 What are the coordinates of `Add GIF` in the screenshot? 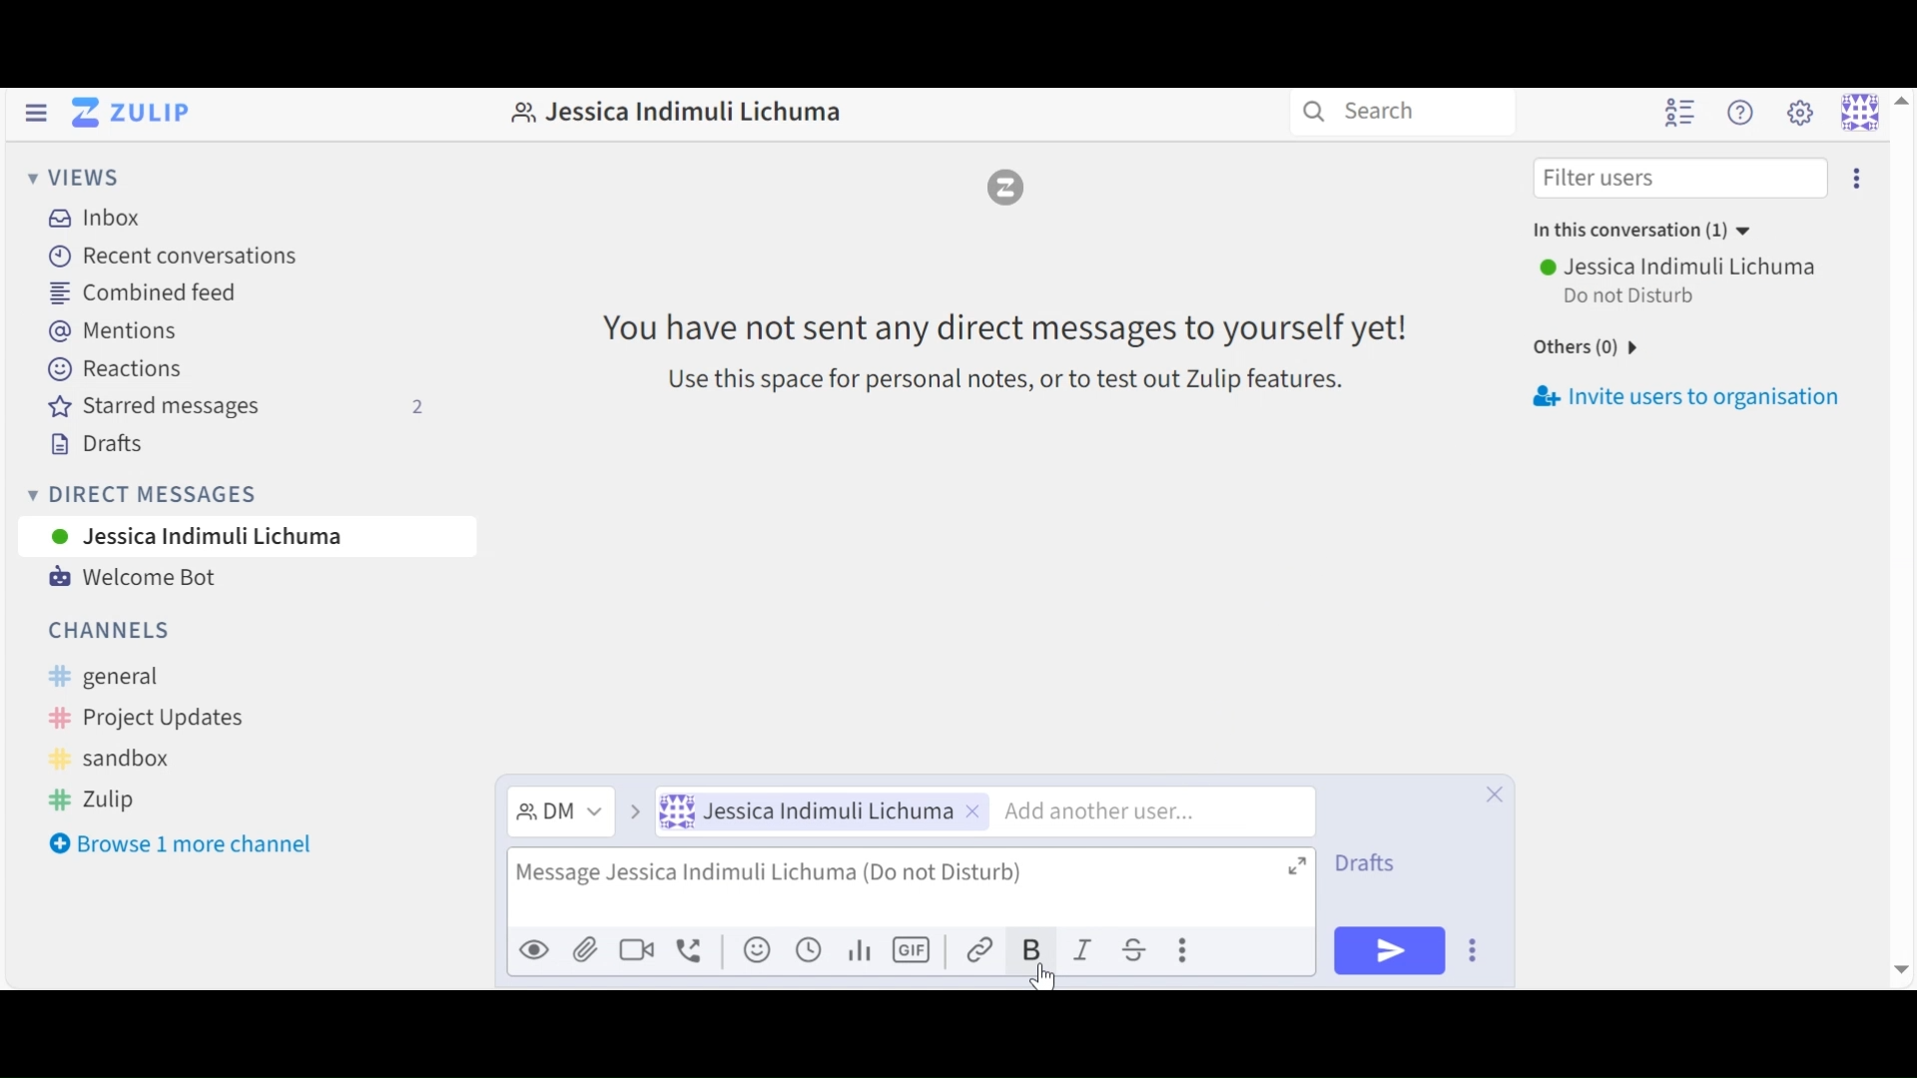 It's located at (914, 949).